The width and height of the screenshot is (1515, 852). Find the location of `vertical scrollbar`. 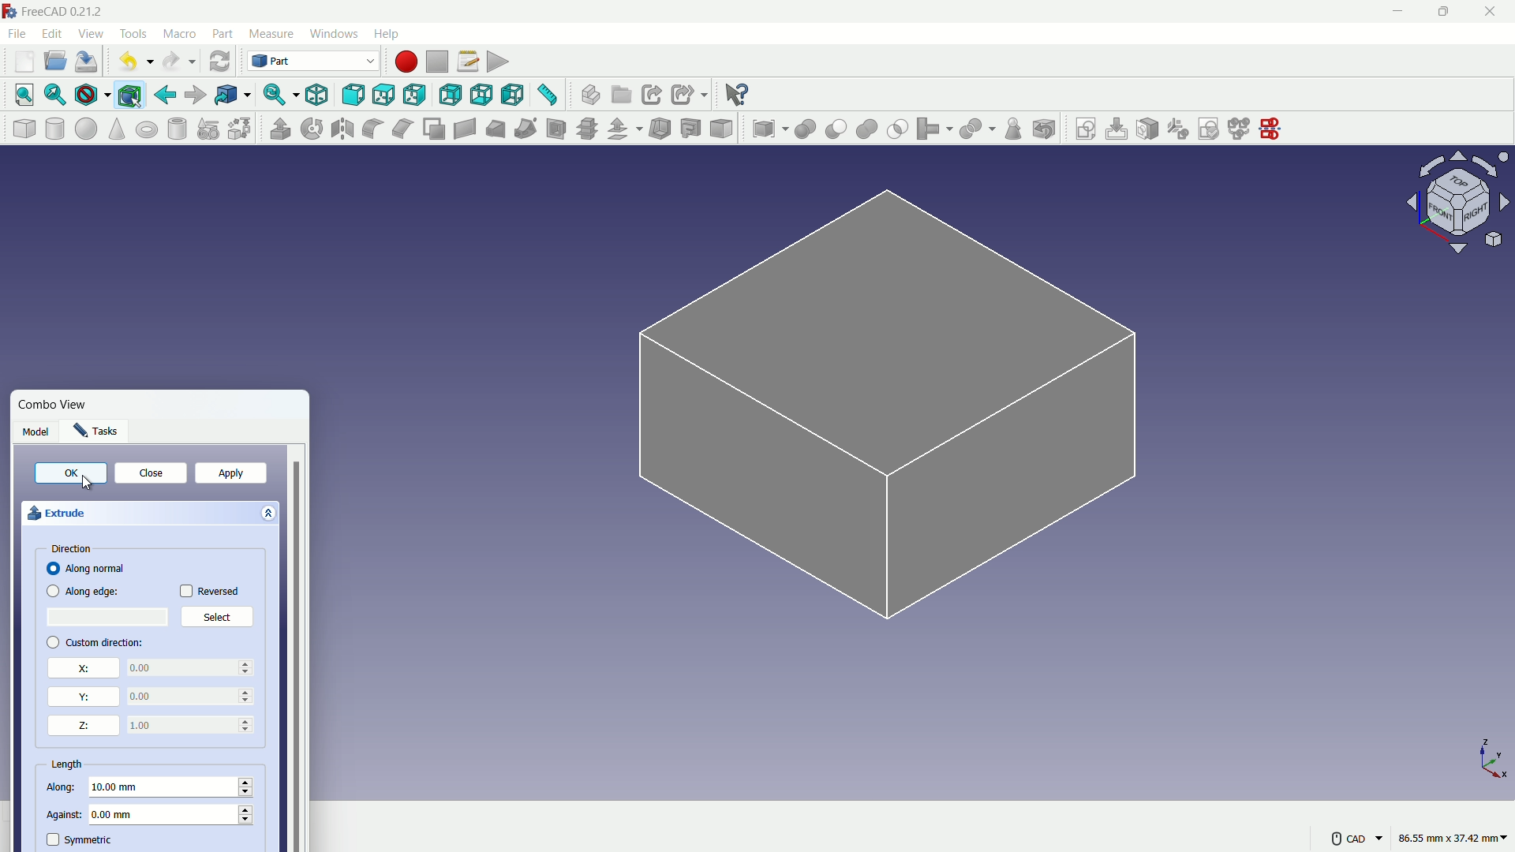

vertical scrollbar is located at coordinates (299, 648).